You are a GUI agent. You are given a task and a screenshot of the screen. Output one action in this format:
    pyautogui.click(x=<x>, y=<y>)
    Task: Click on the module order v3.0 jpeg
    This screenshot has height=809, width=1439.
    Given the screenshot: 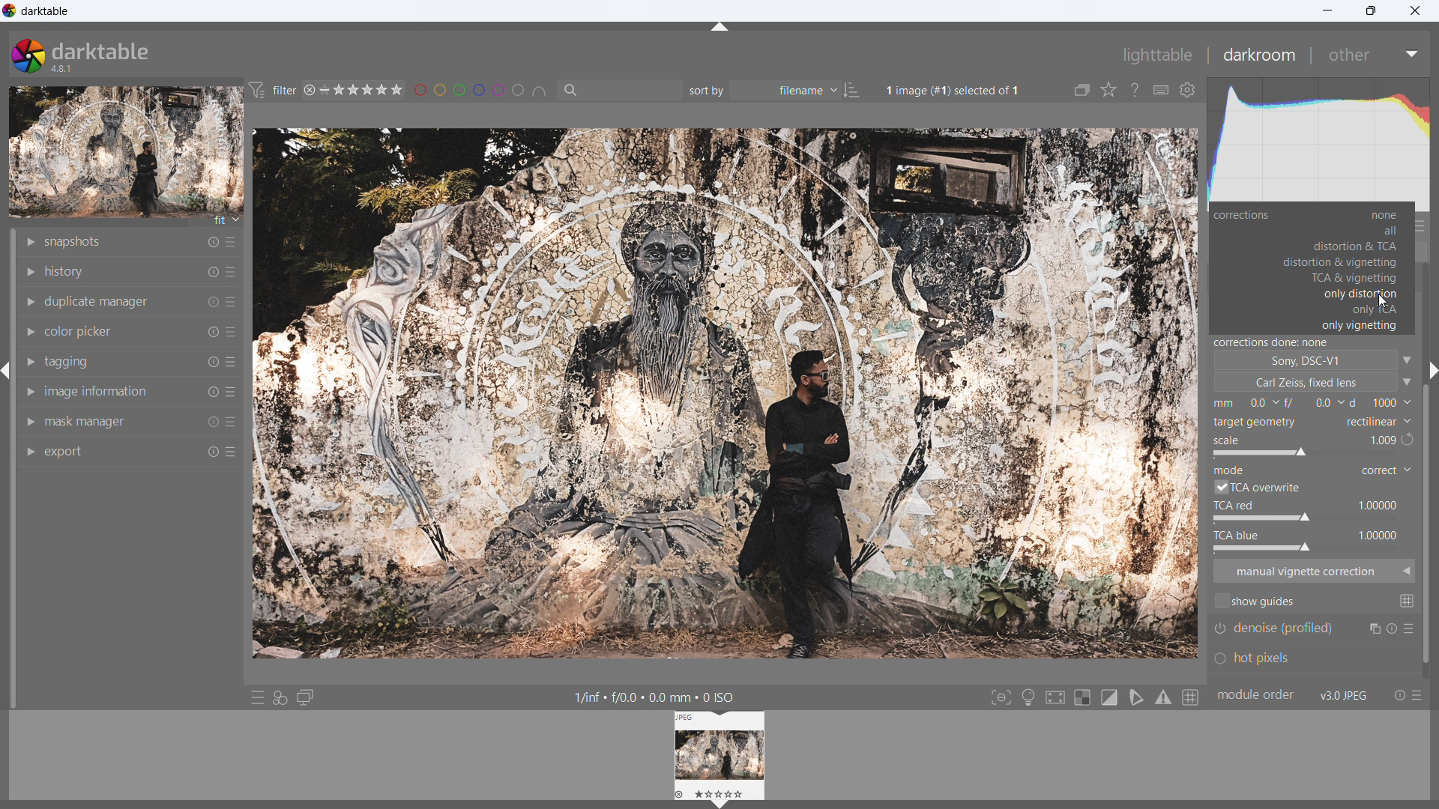 What is the action you would take?
    pyautogui.click(x=1295, y=694)
    